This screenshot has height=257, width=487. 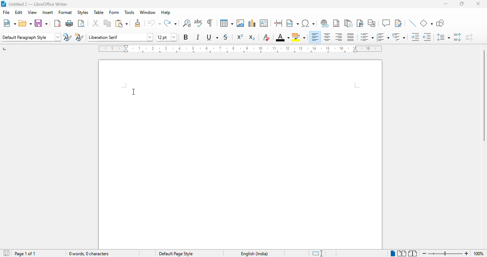 I want to click on edit, so click(x=19, y=12).